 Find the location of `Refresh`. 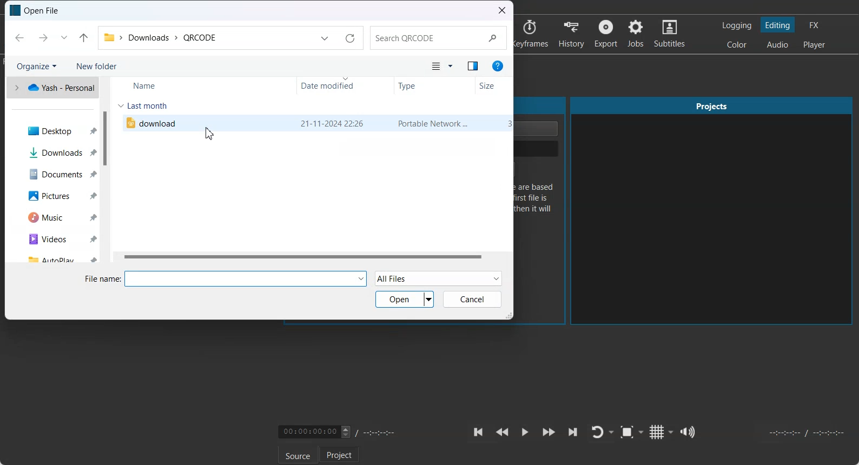

Refresh is located at coordinates (349, 38).